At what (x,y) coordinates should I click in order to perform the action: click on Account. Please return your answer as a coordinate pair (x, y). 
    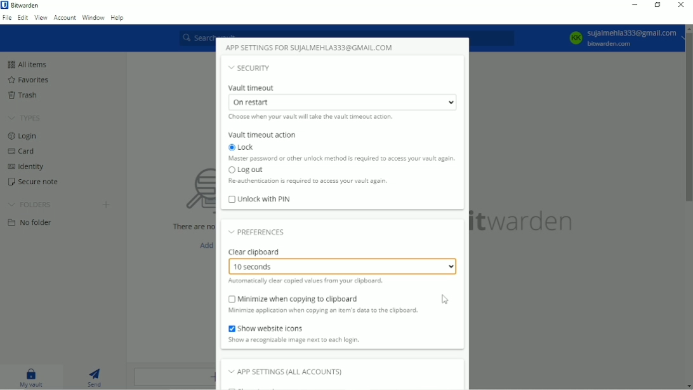
    Looking at the image, I should click on (622, 39).